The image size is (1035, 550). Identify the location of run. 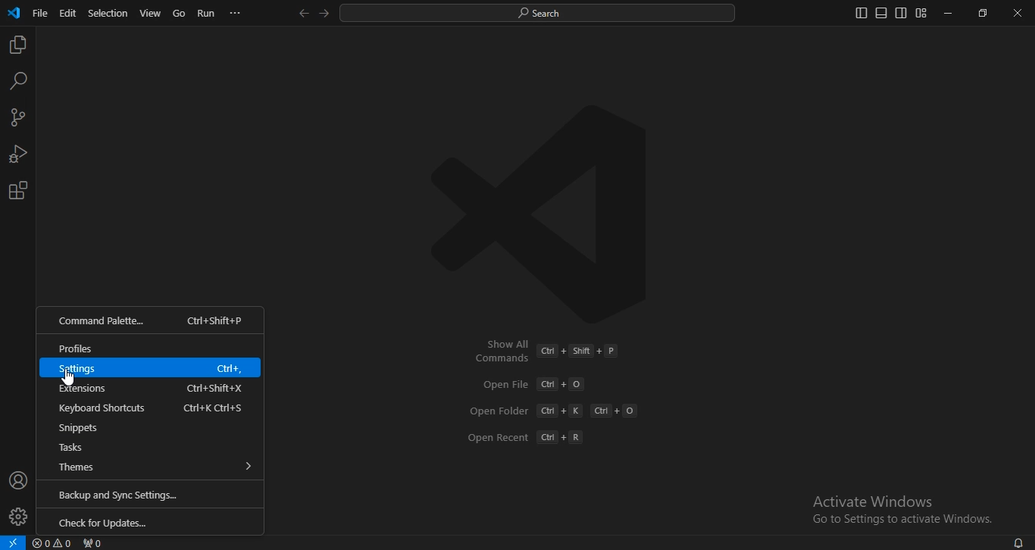
(207, 14).